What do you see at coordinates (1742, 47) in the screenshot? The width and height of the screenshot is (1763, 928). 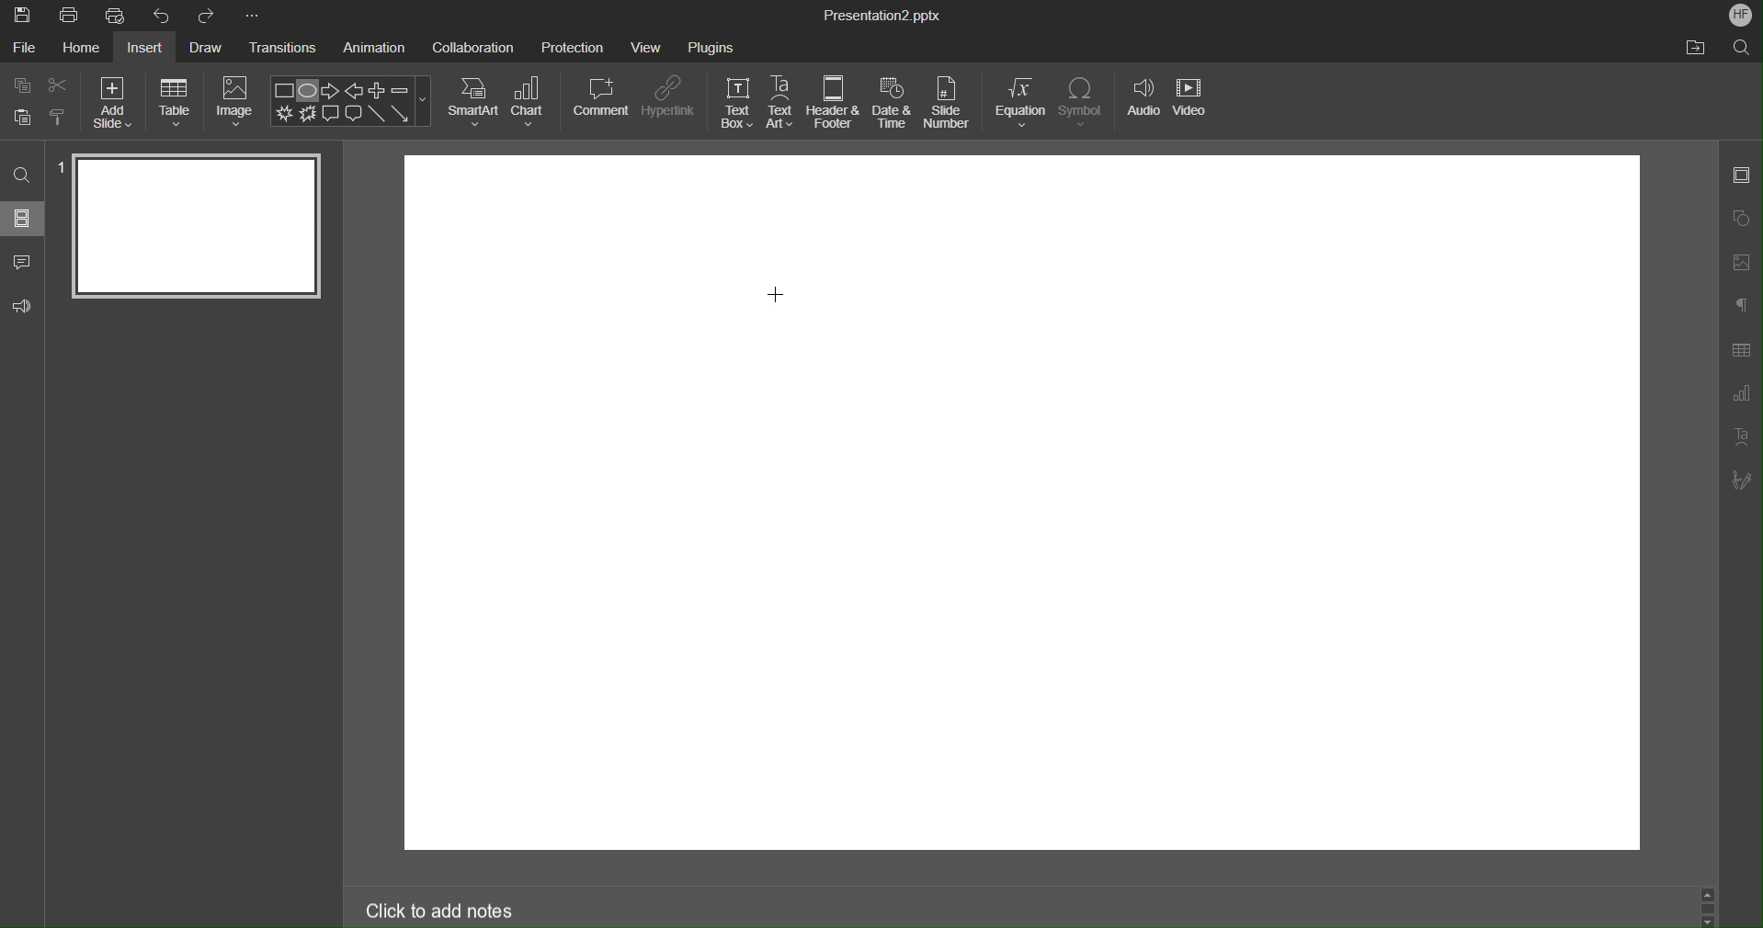 I see `Search` at bounding box center [1742, 47].